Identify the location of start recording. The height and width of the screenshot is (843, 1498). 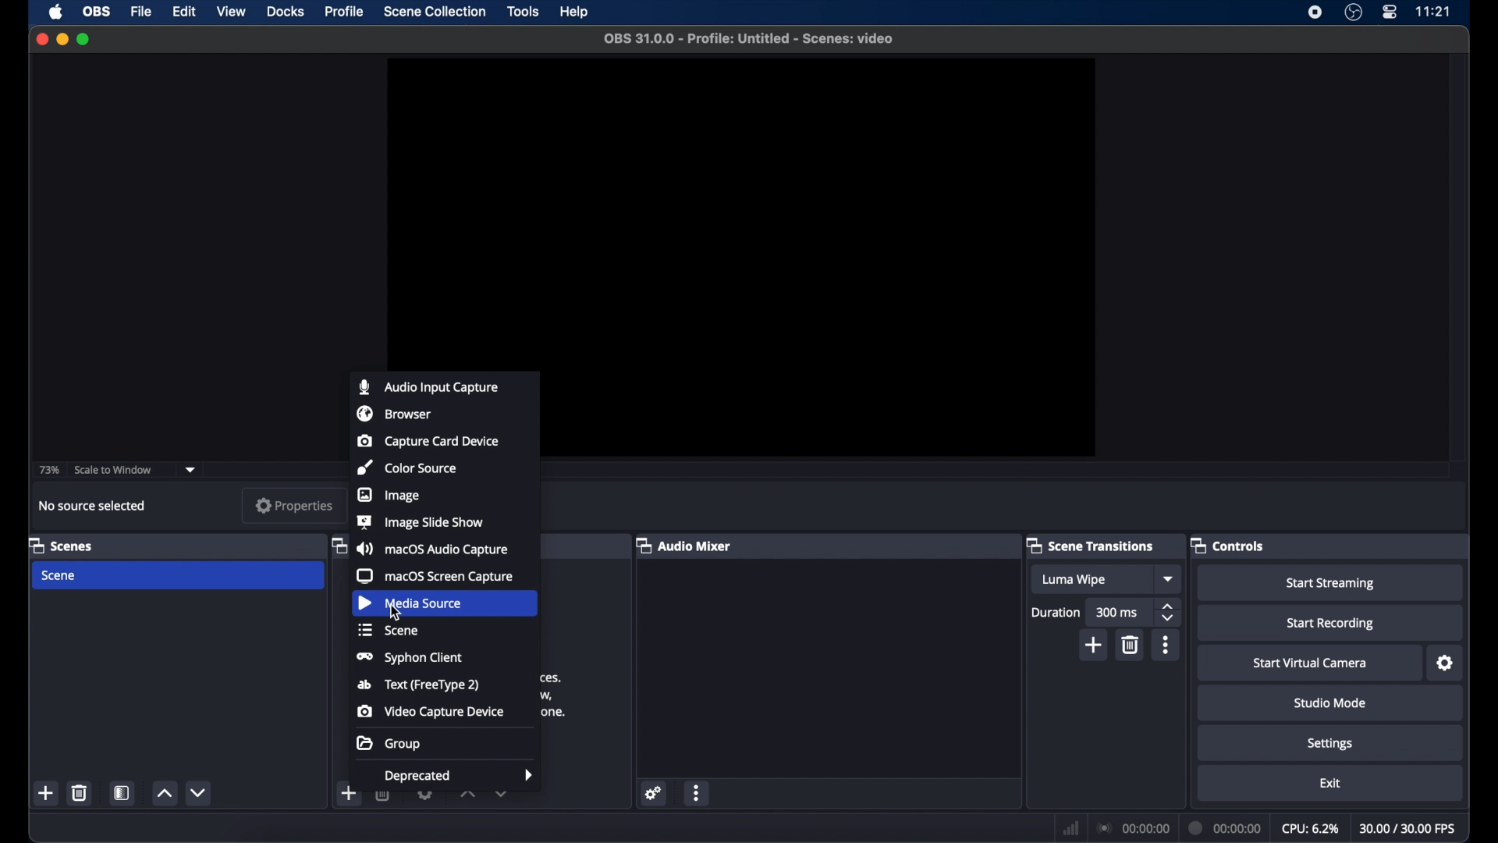
(1331, 624).